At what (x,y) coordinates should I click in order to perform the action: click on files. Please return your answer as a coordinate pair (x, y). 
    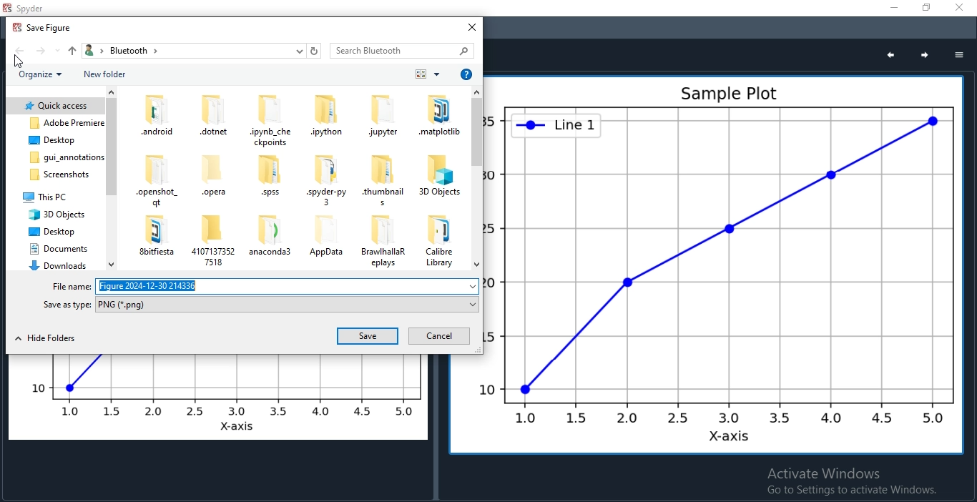
    Looking at the image, I should click on (440, 241).